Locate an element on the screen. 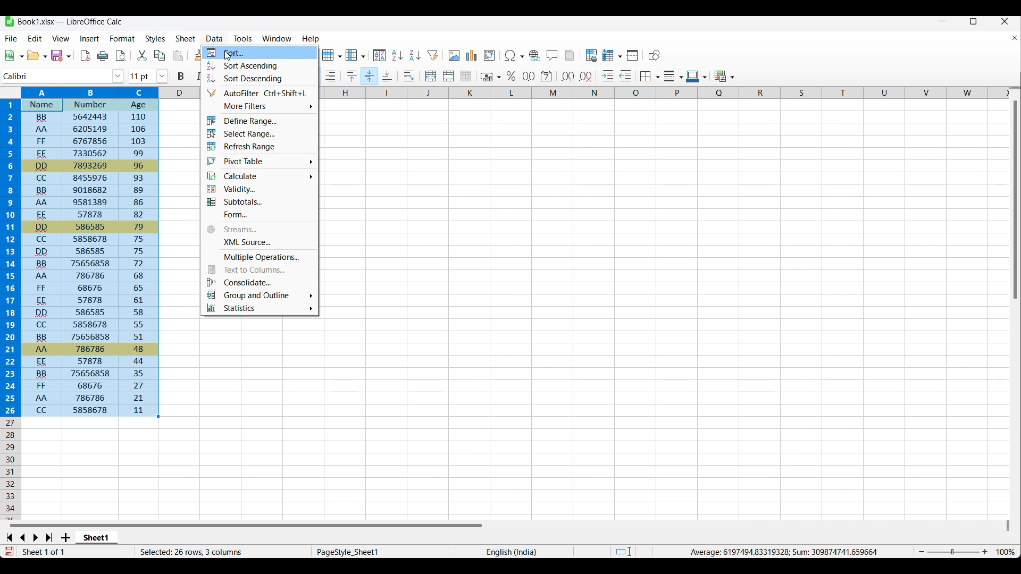 This screenshot has height=574, width=1021. Export as PDF is located at coordinates (86, 56).